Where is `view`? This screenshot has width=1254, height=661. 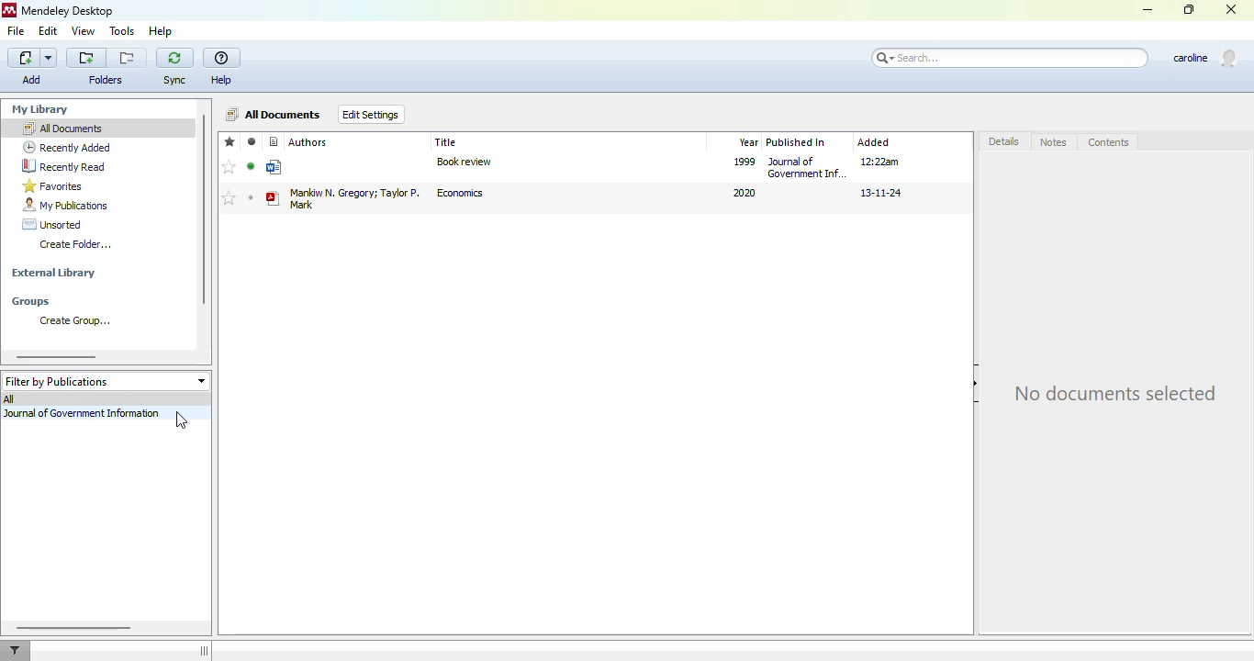 view is located at coordinates (84, 31).